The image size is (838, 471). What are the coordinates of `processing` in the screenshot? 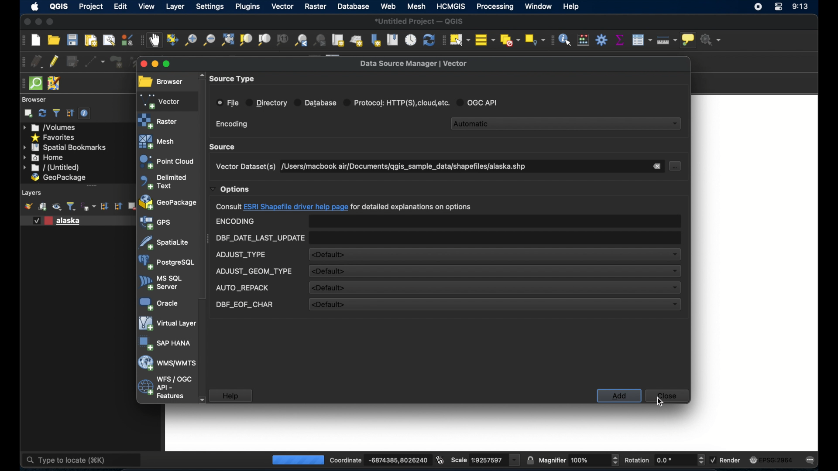 It's located at (496, 7).